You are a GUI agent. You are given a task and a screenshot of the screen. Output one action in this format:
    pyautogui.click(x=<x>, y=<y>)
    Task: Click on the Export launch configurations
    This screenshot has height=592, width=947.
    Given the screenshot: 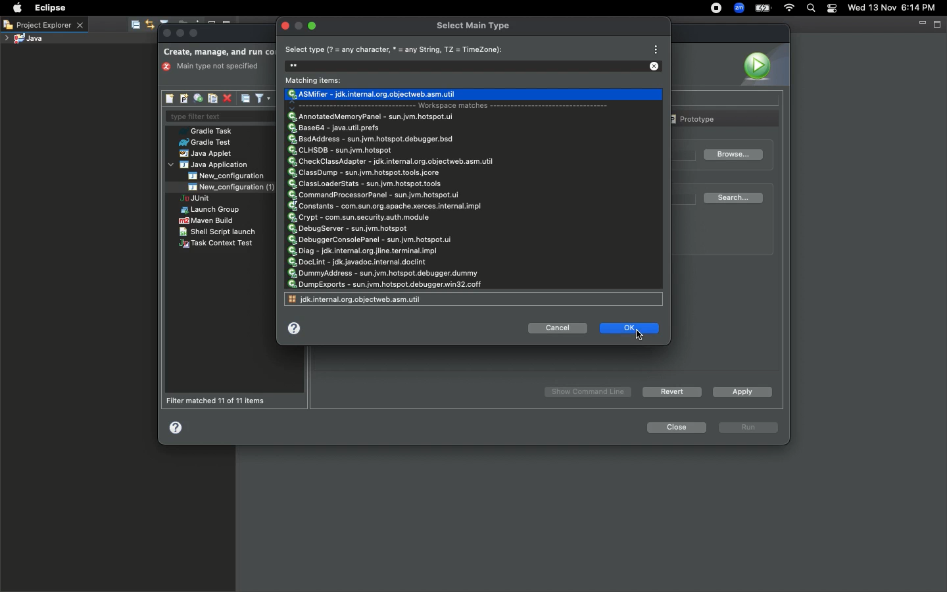 What is the action you would take?
    pyautogui.click(x=197, y=99)
    